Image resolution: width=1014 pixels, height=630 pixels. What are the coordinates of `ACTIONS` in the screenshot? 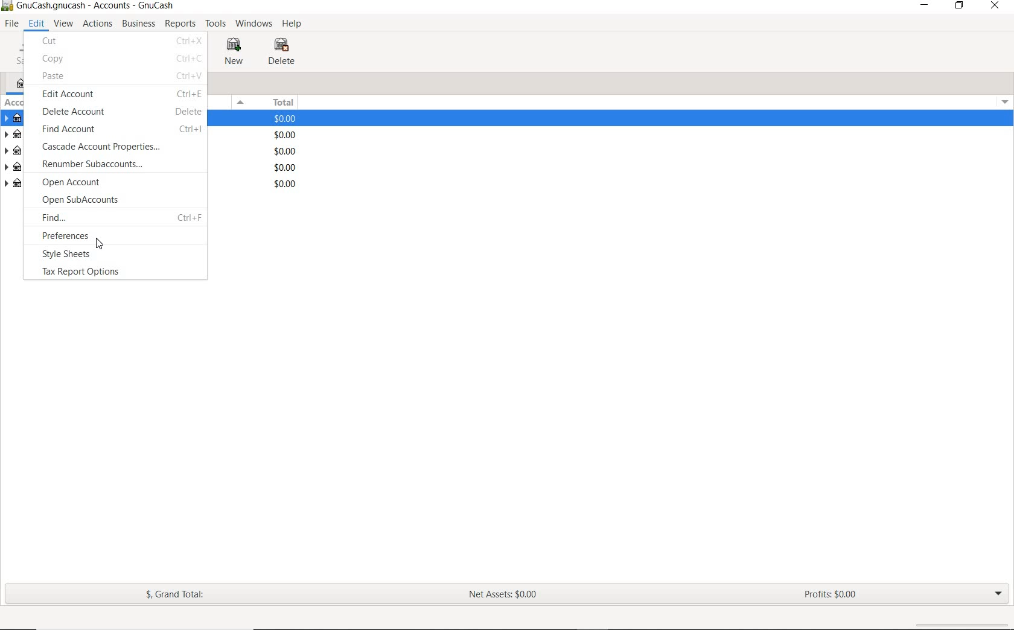 It's located at (98, 24).